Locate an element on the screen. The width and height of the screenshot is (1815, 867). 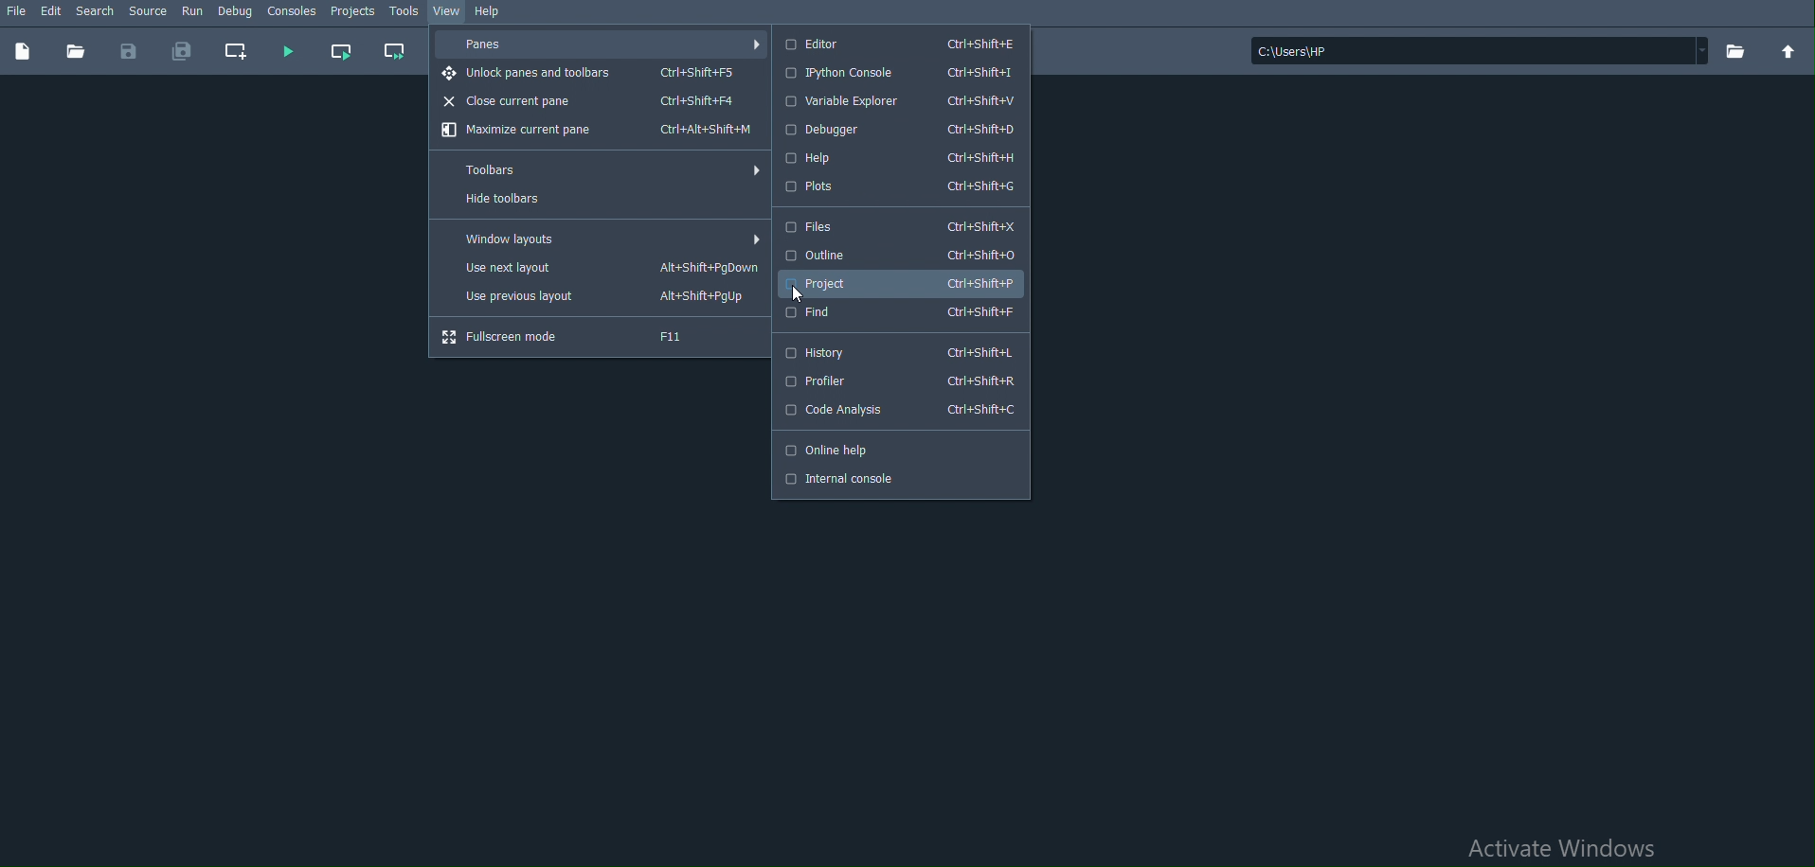
Panes is located at coordinates (599, 44).